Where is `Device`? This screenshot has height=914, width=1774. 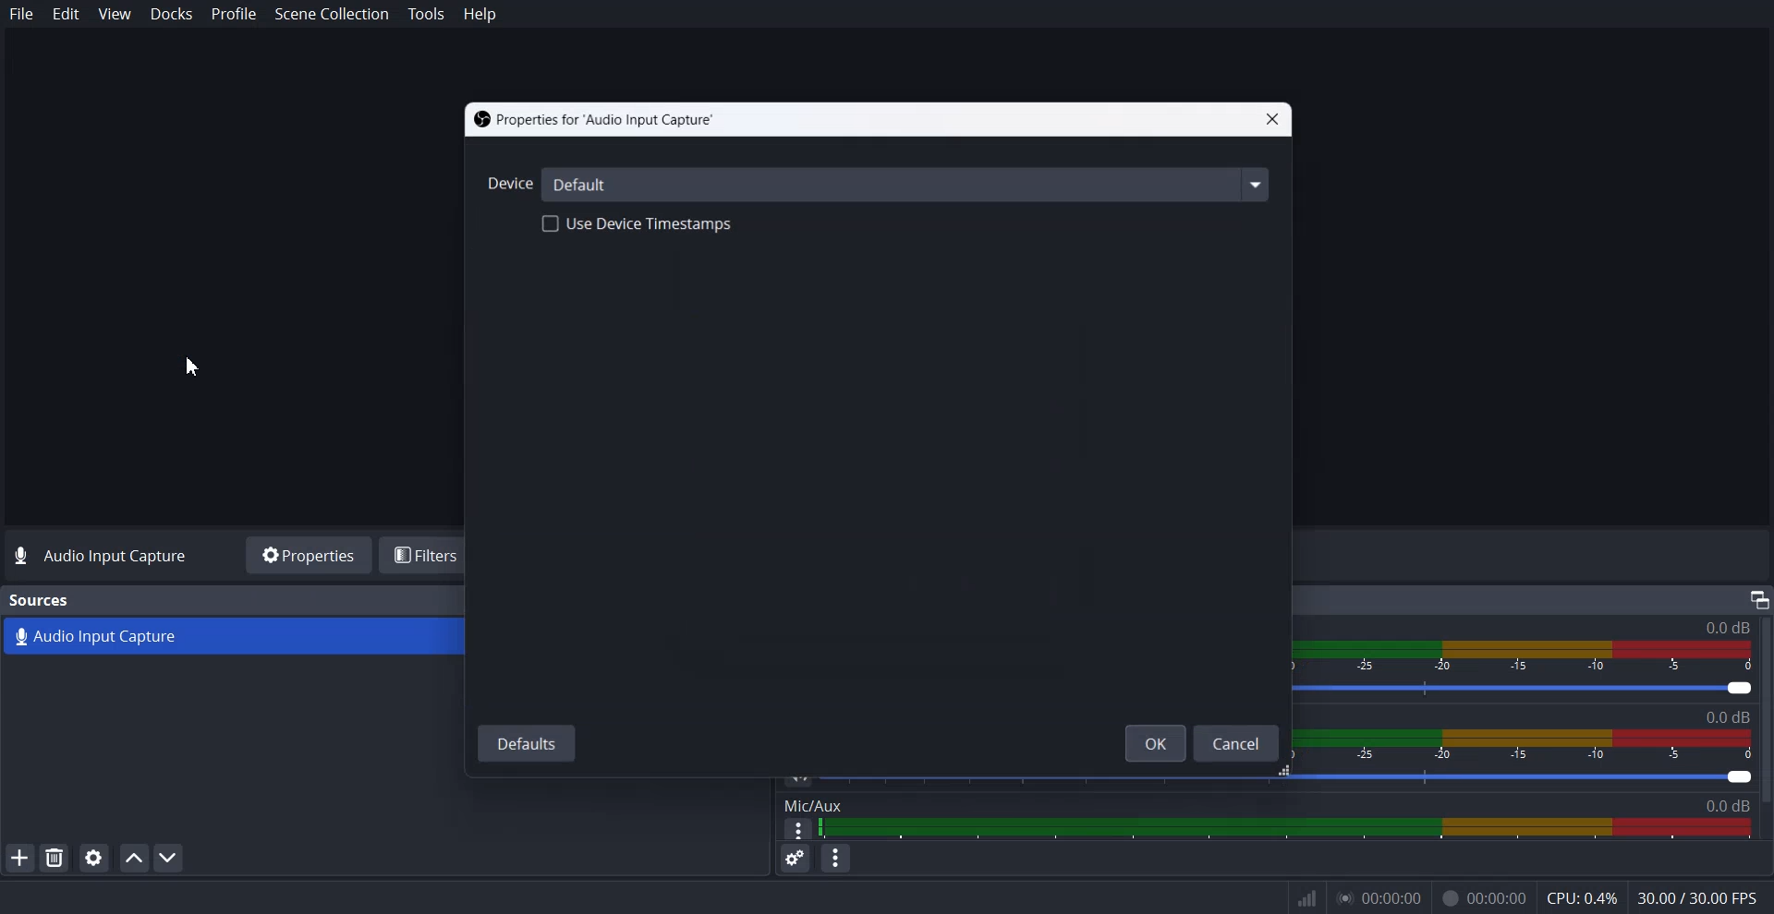
Device is located at coordinates (505, 184).